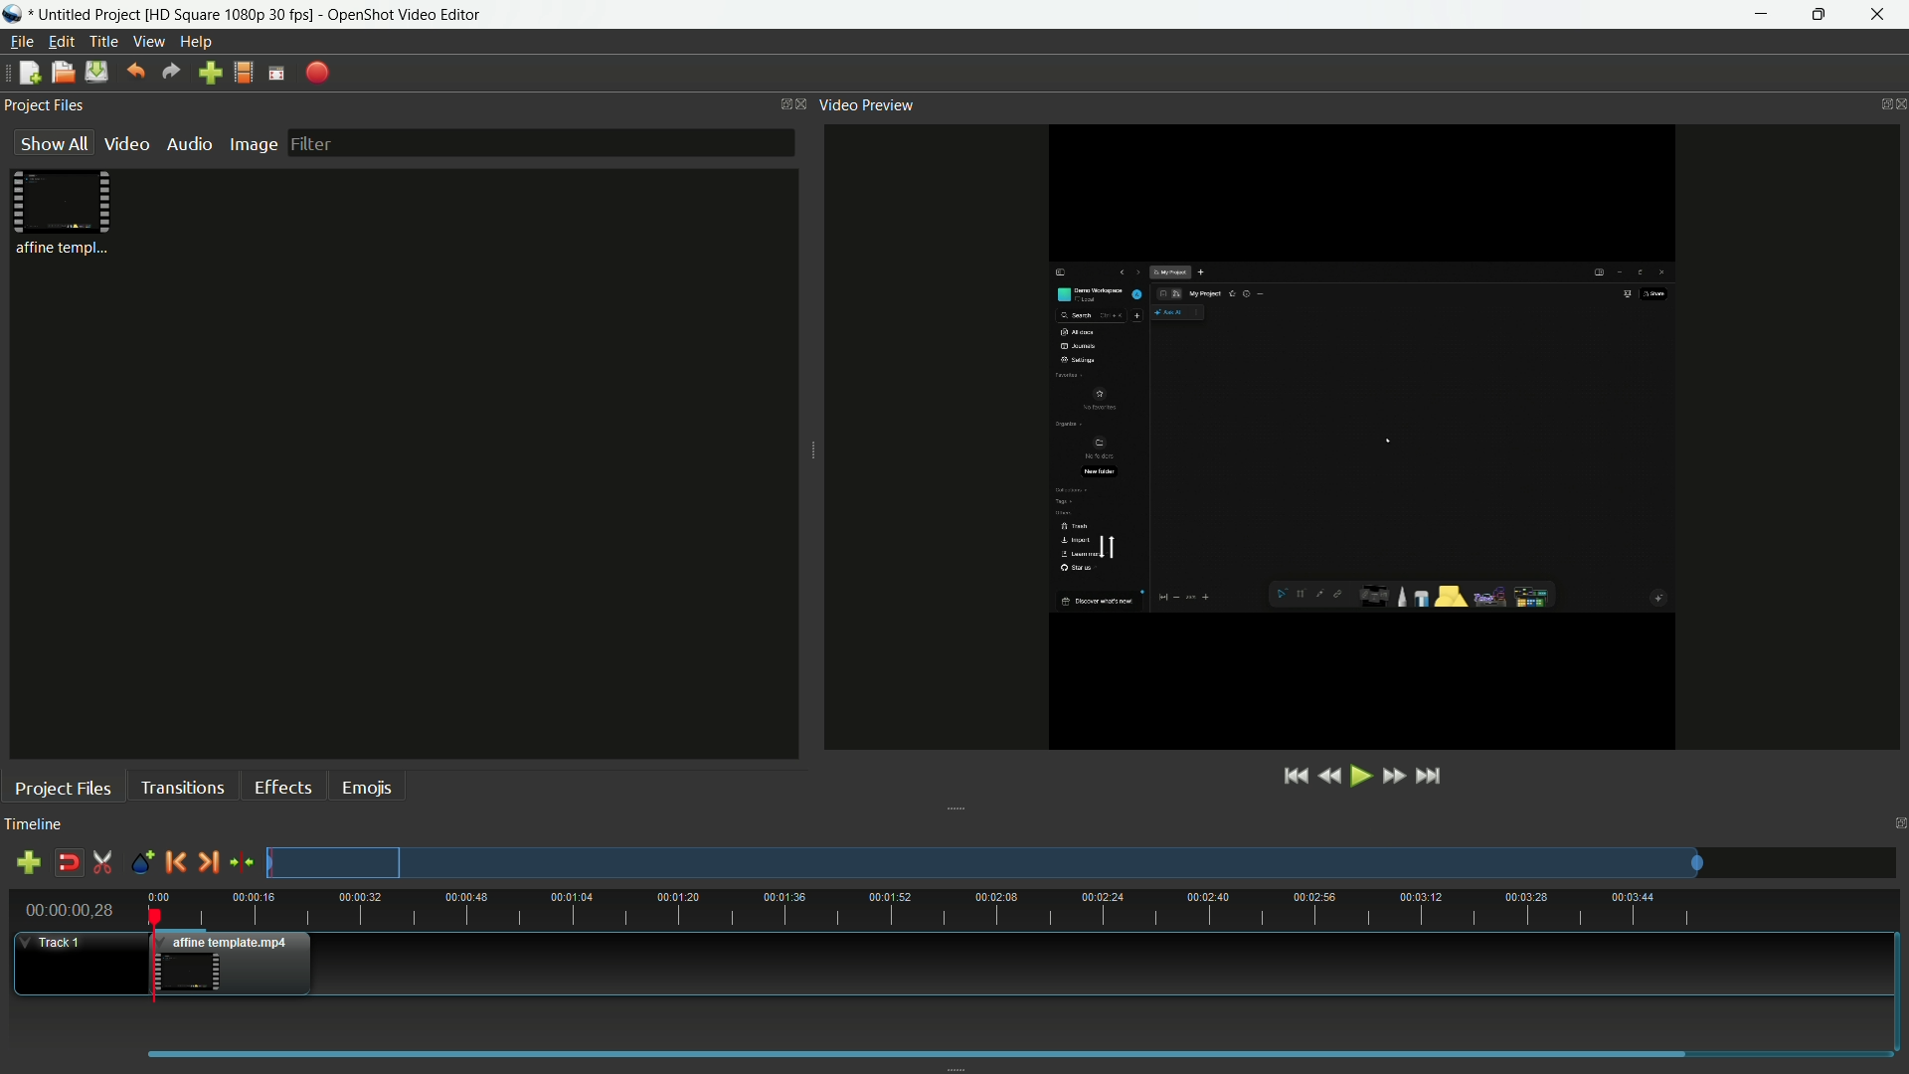 This screenshot has height=1074, width=1909. Describe the element at coordinates (199, 43) in the screenshot. I see `help menu` at that location.